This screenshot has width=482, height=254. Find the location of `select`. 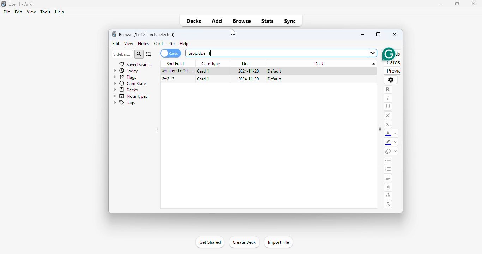

select is located at coordinates (149, 54).